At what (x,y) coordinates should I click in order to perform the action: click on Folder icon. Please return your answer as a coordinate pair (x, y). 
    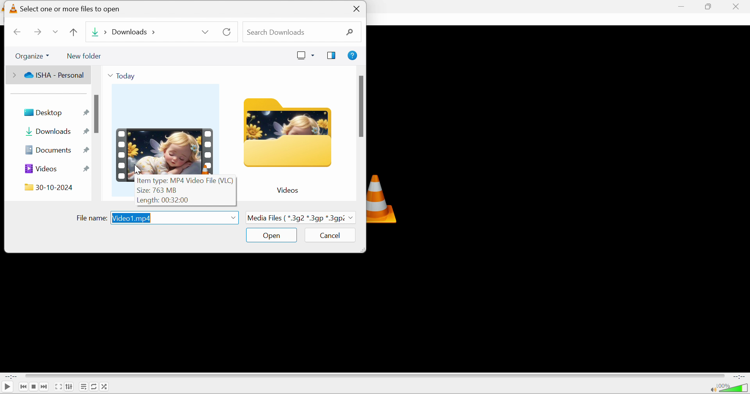
    Looking at the image, I should click on (290, 133).